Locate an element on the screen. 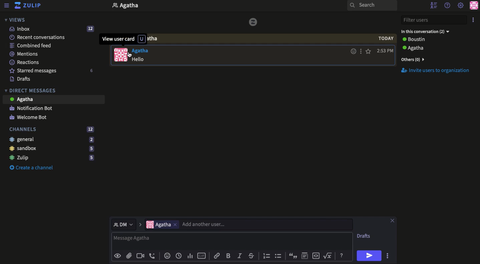 This screenshot has height=264, width=480. Help is located at coordinates (448, 5).